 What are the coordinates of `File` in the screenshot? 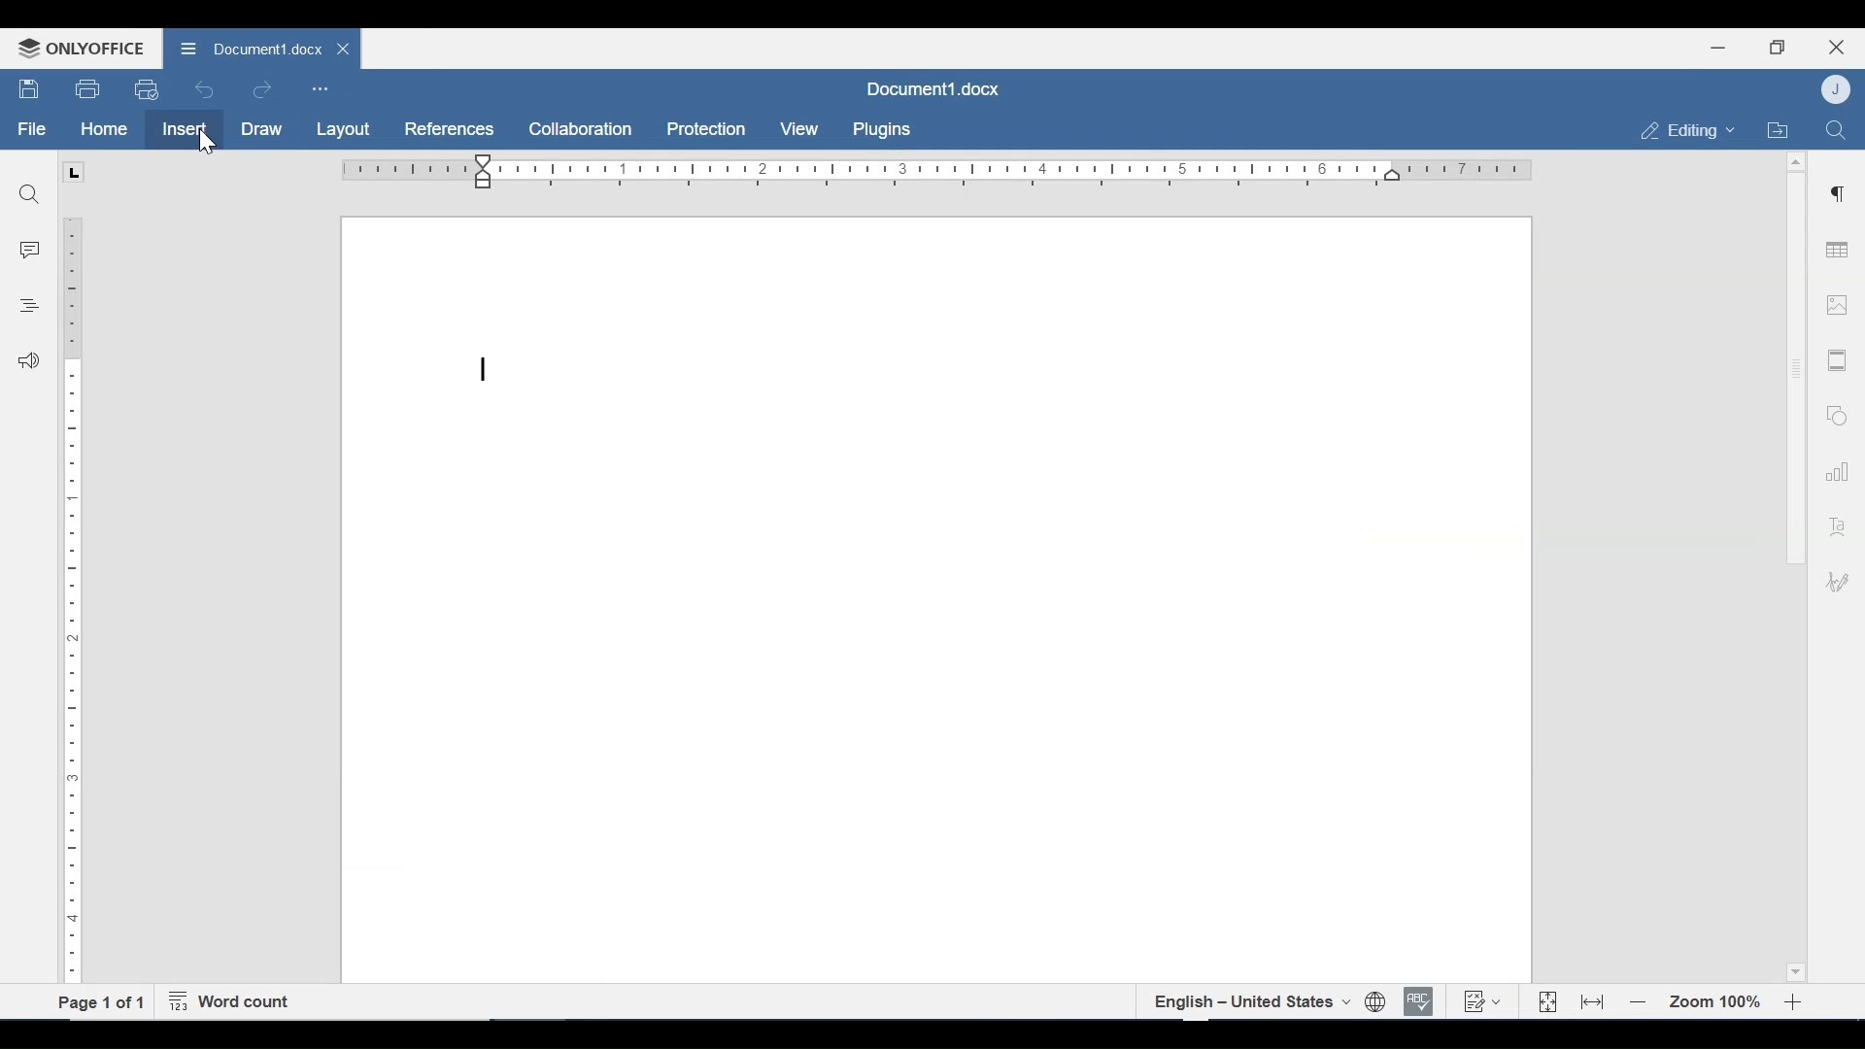 It's located at (33, 129).